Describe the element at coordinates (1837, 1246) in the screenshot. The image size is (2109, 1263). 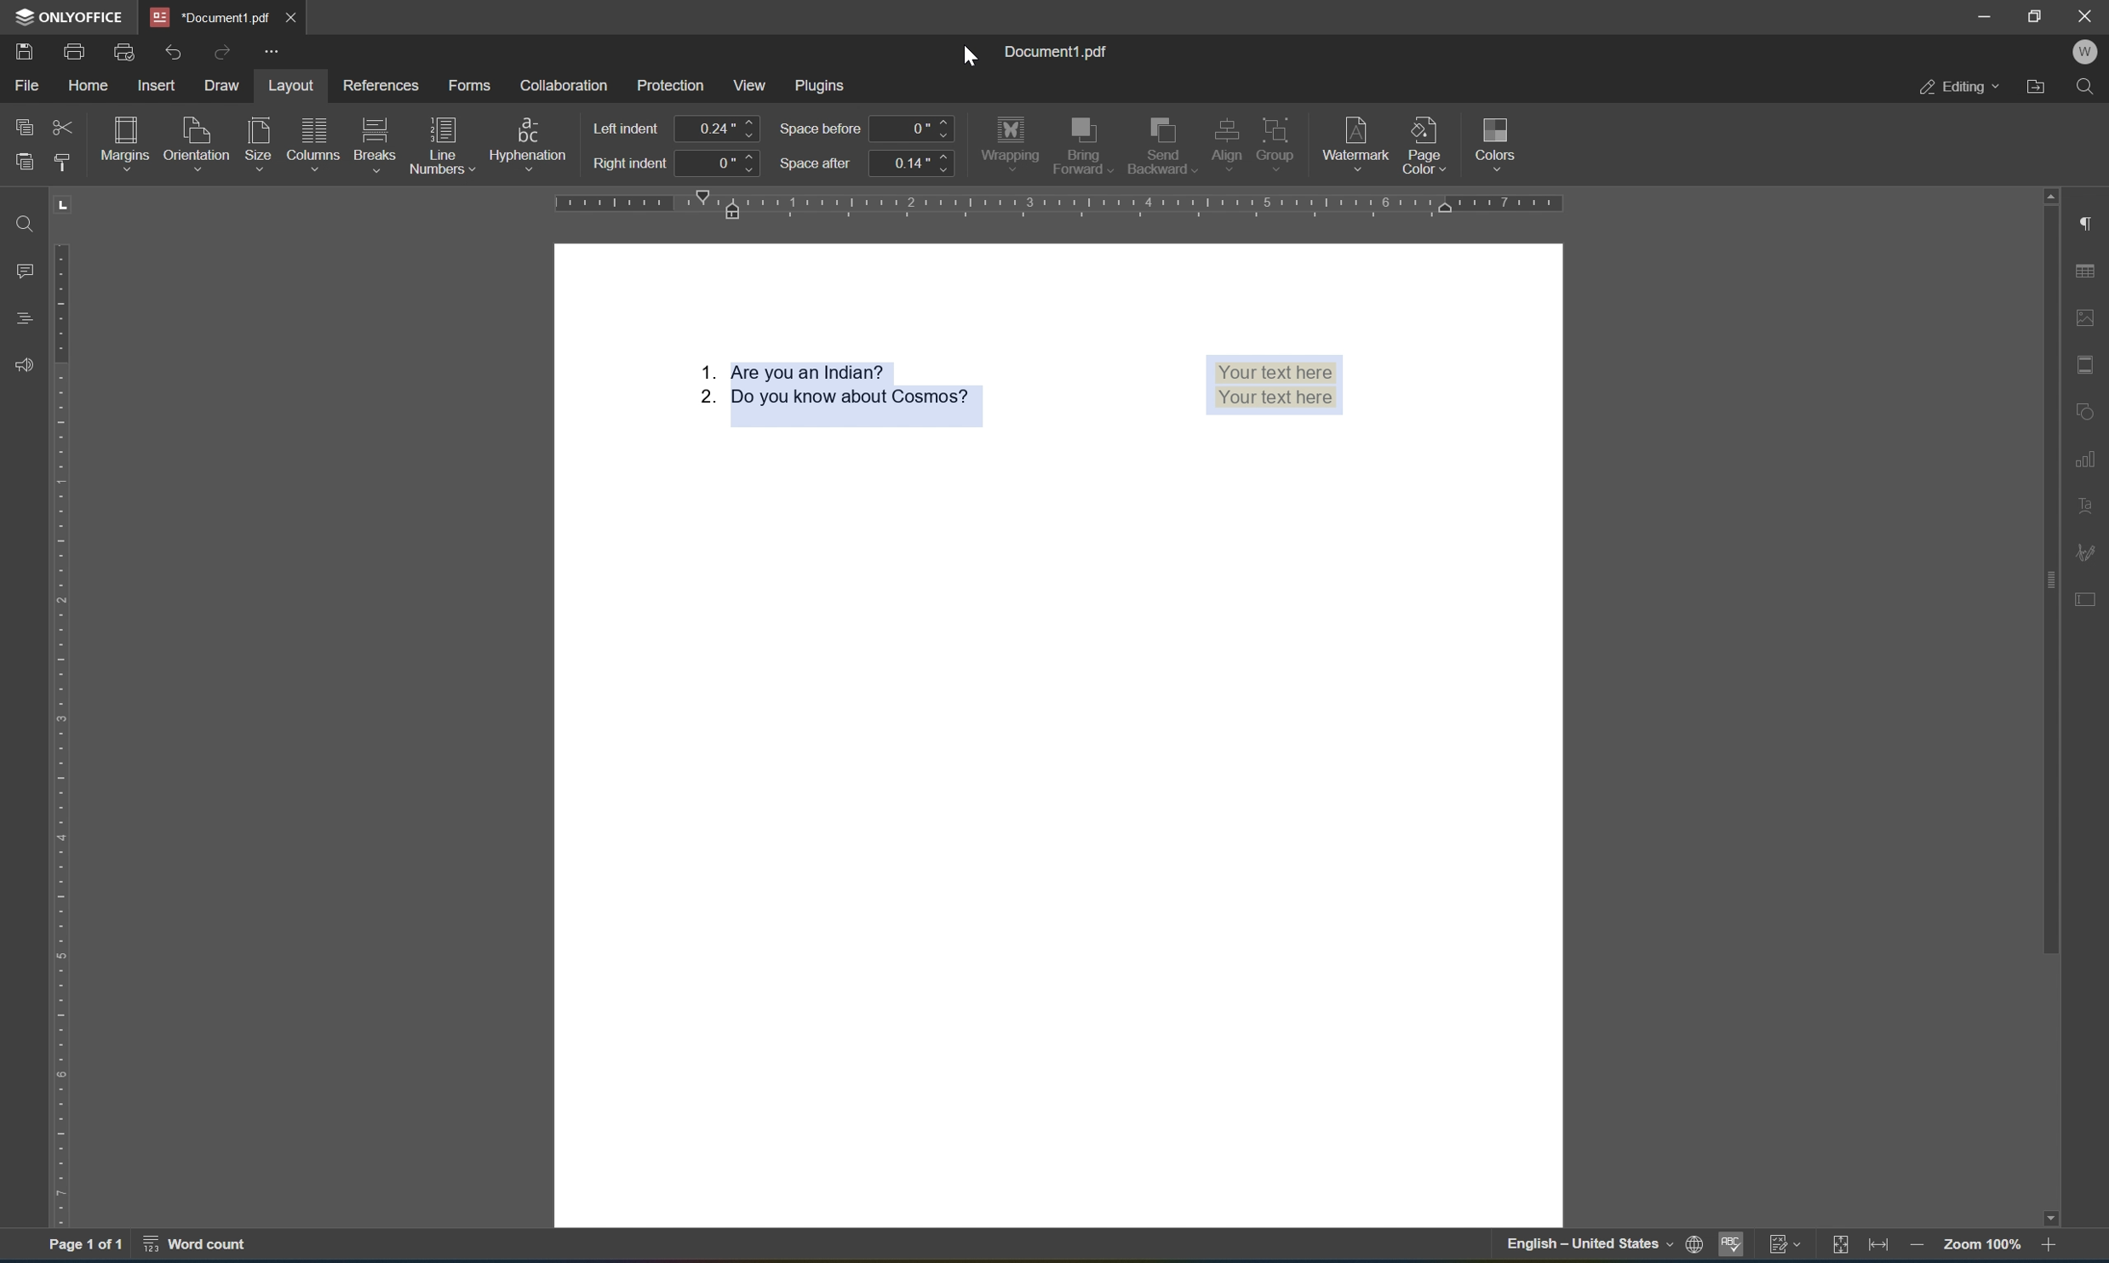
I see `fit to slide` at that location.